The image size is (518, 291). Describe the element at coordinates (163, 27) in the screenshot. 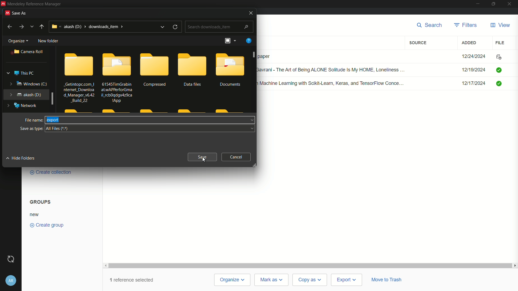

I see `previous location` at that location.